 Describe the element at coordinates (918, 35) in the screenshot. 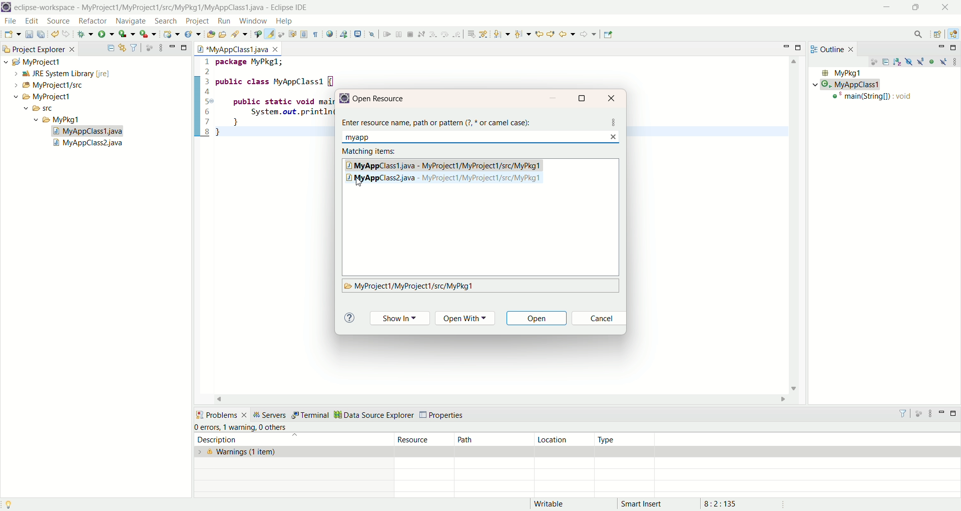

I see `search` at that location.